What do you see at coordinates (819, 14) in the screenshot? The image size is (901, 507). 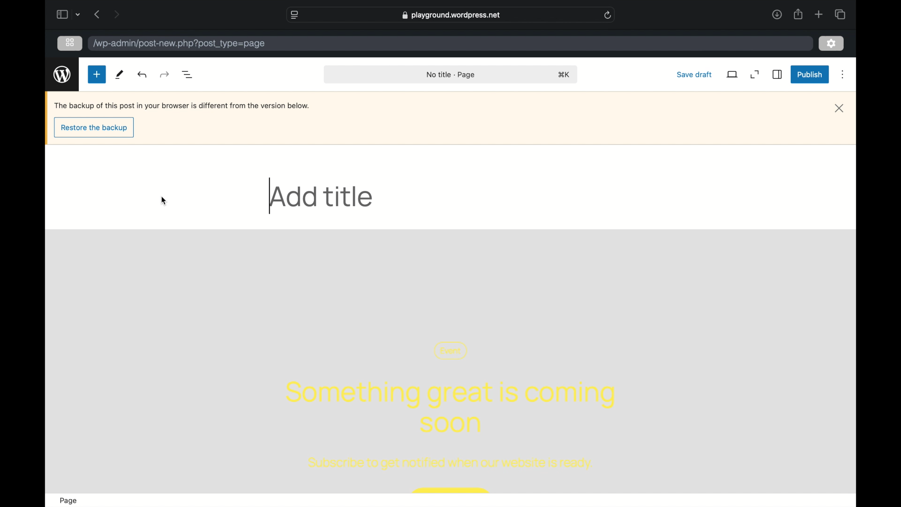 I see `new tab` at bounding box center [819, 14].